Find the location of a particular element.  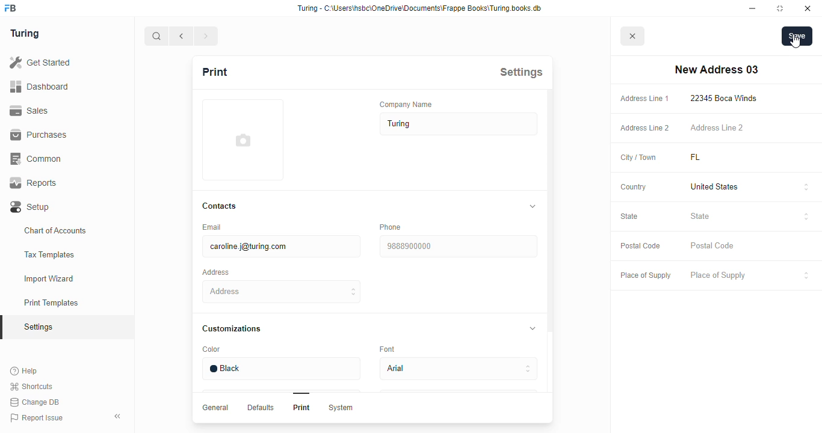

purchases is located at coordinates (39, 135).